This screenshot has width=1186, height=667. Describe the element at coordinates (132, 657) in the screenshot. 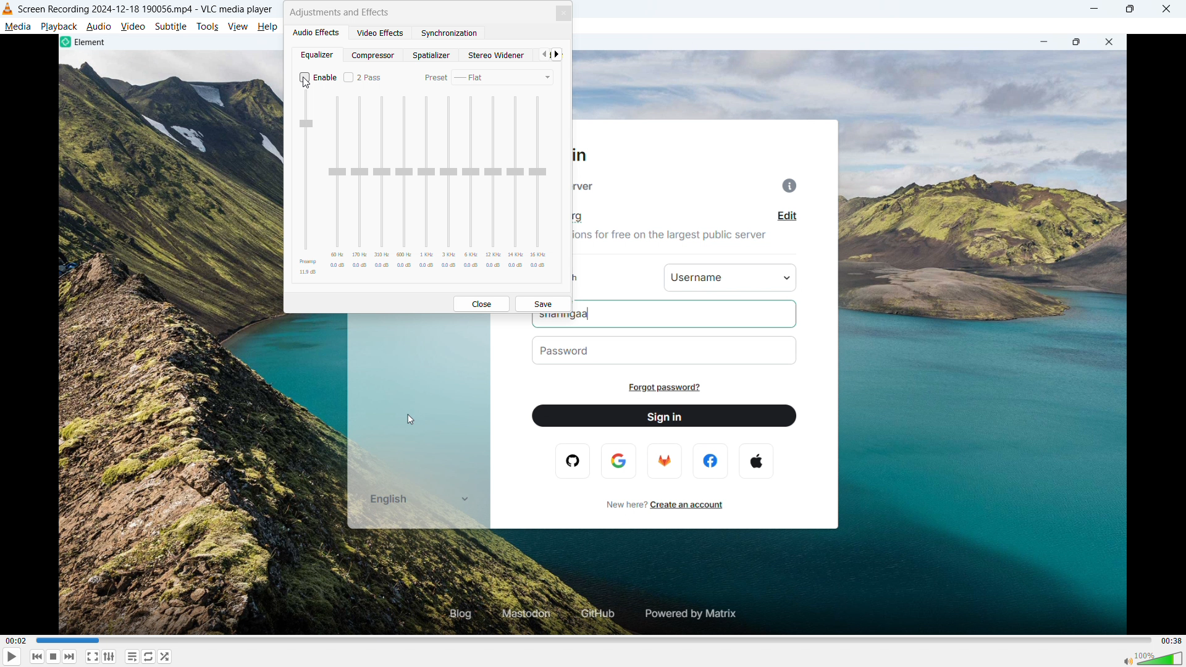

I see `Toggle playlist ` at that location.